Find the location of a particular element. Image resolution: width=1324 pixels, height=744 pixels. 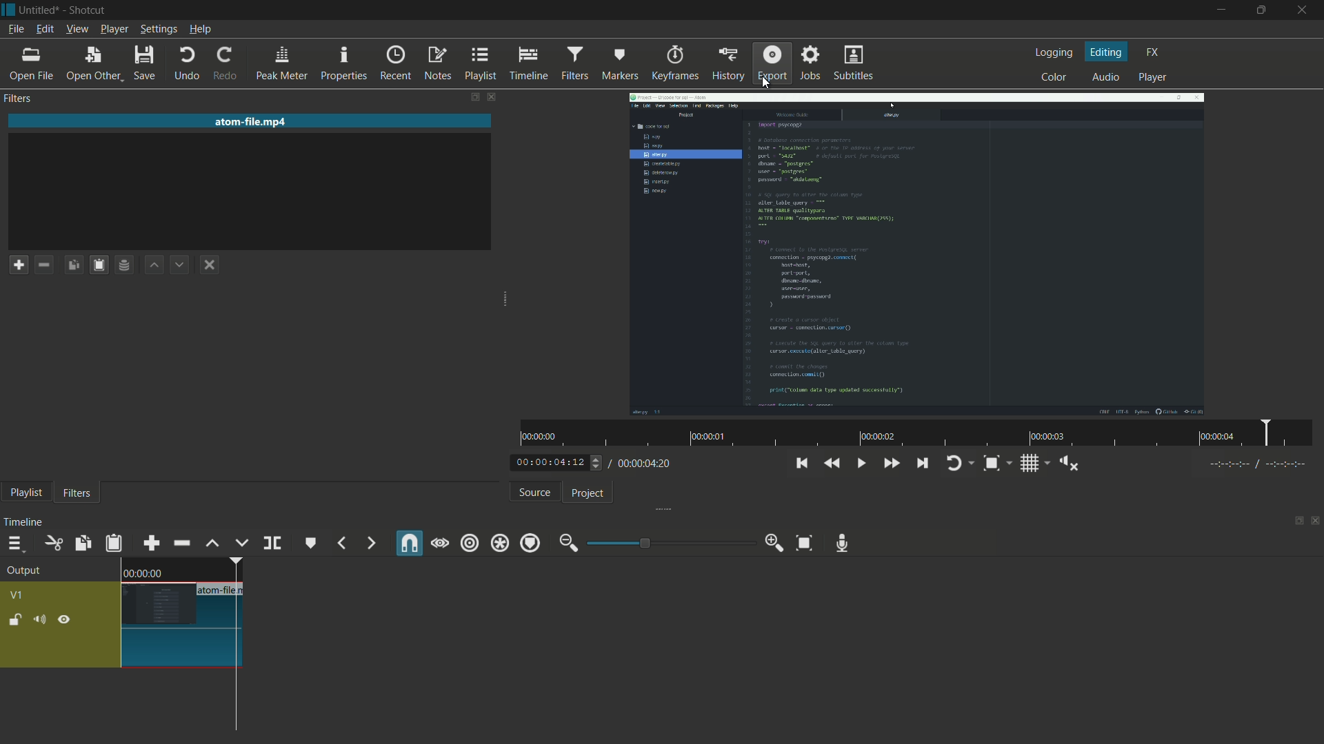

scrub while dragging is located at coordinates (441, 544).